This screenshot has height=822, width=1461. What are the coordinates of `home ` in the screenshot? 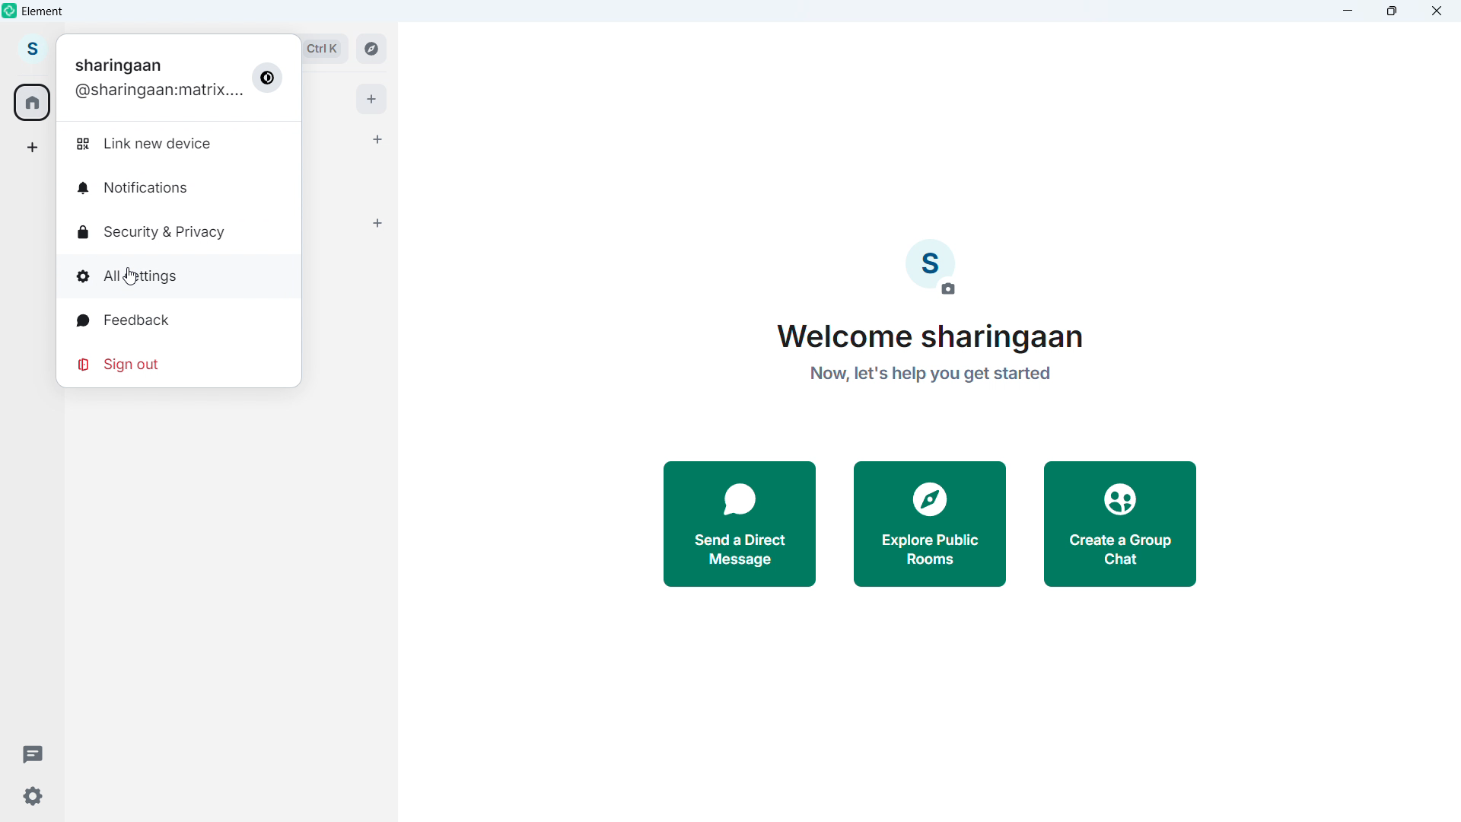 It's located at (33, 103).